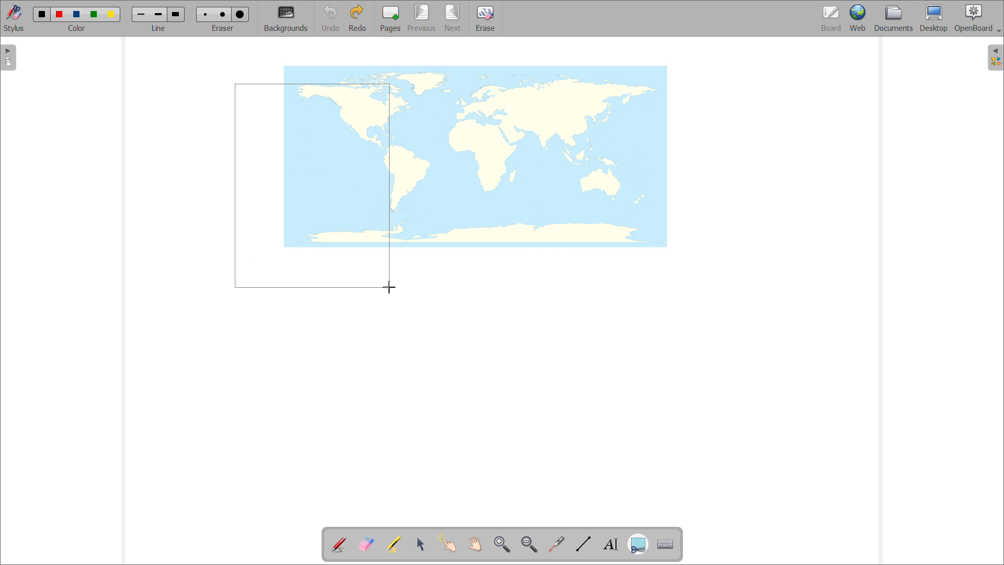 Image resolution: width=1004 pixels, height=565 pixels. What do you see at coordinates (338, 543) in the screenshot?
I see `add annotation` at bounding box center [338, 543].